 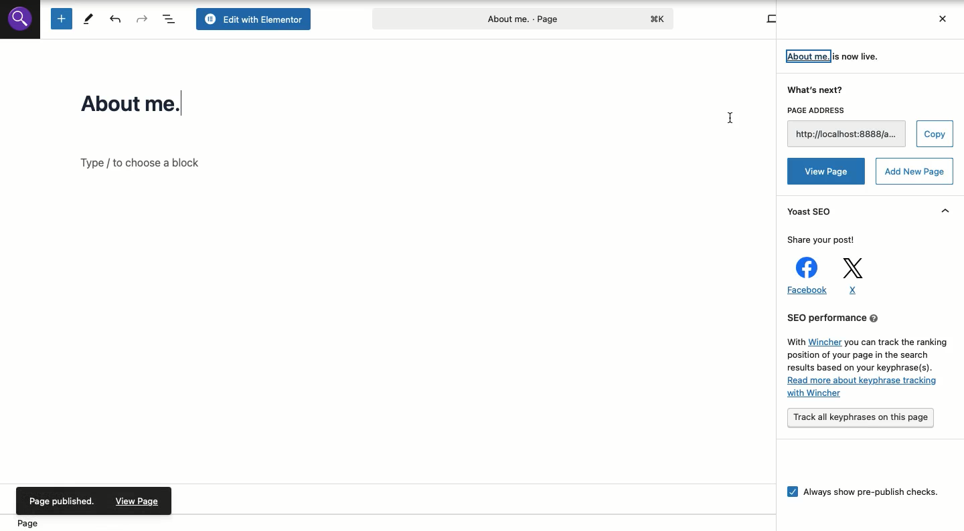 What do you see at coordinates (833, 56) in the screenshot?
I see `About me is now live` at bounding box center [833, 56].